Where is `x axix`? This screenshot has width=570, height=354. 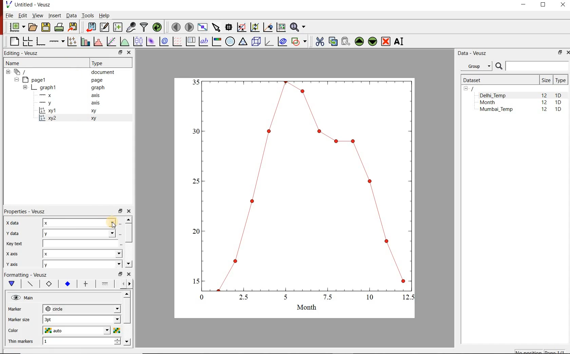 x axix is located at coordinates (11, 253).